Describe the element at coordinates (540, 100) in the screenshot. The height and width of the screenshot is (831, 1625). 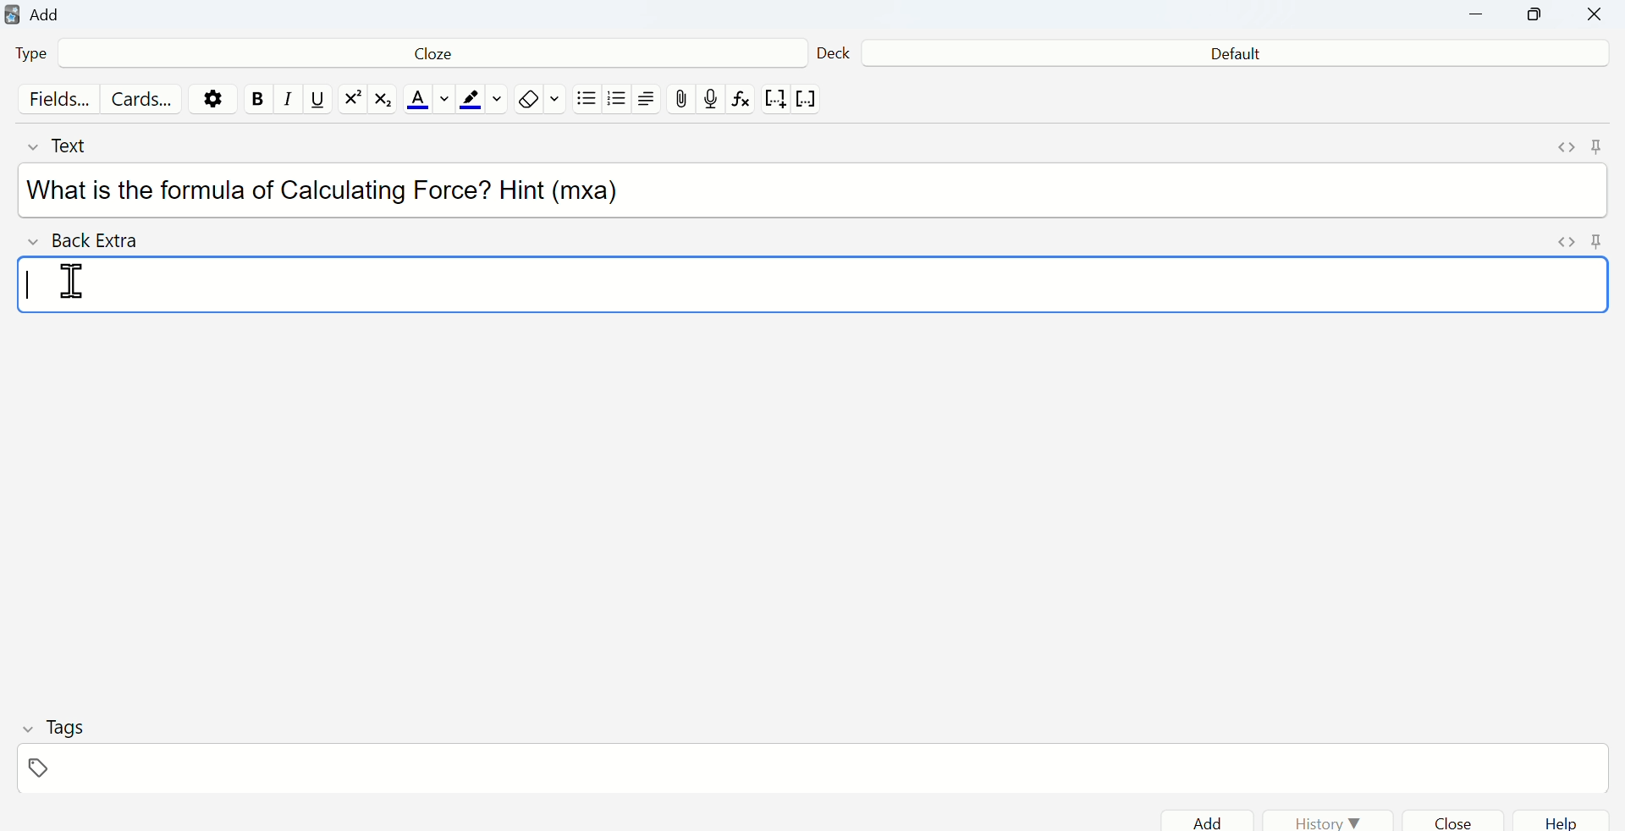
I see `Eraser` at that location.